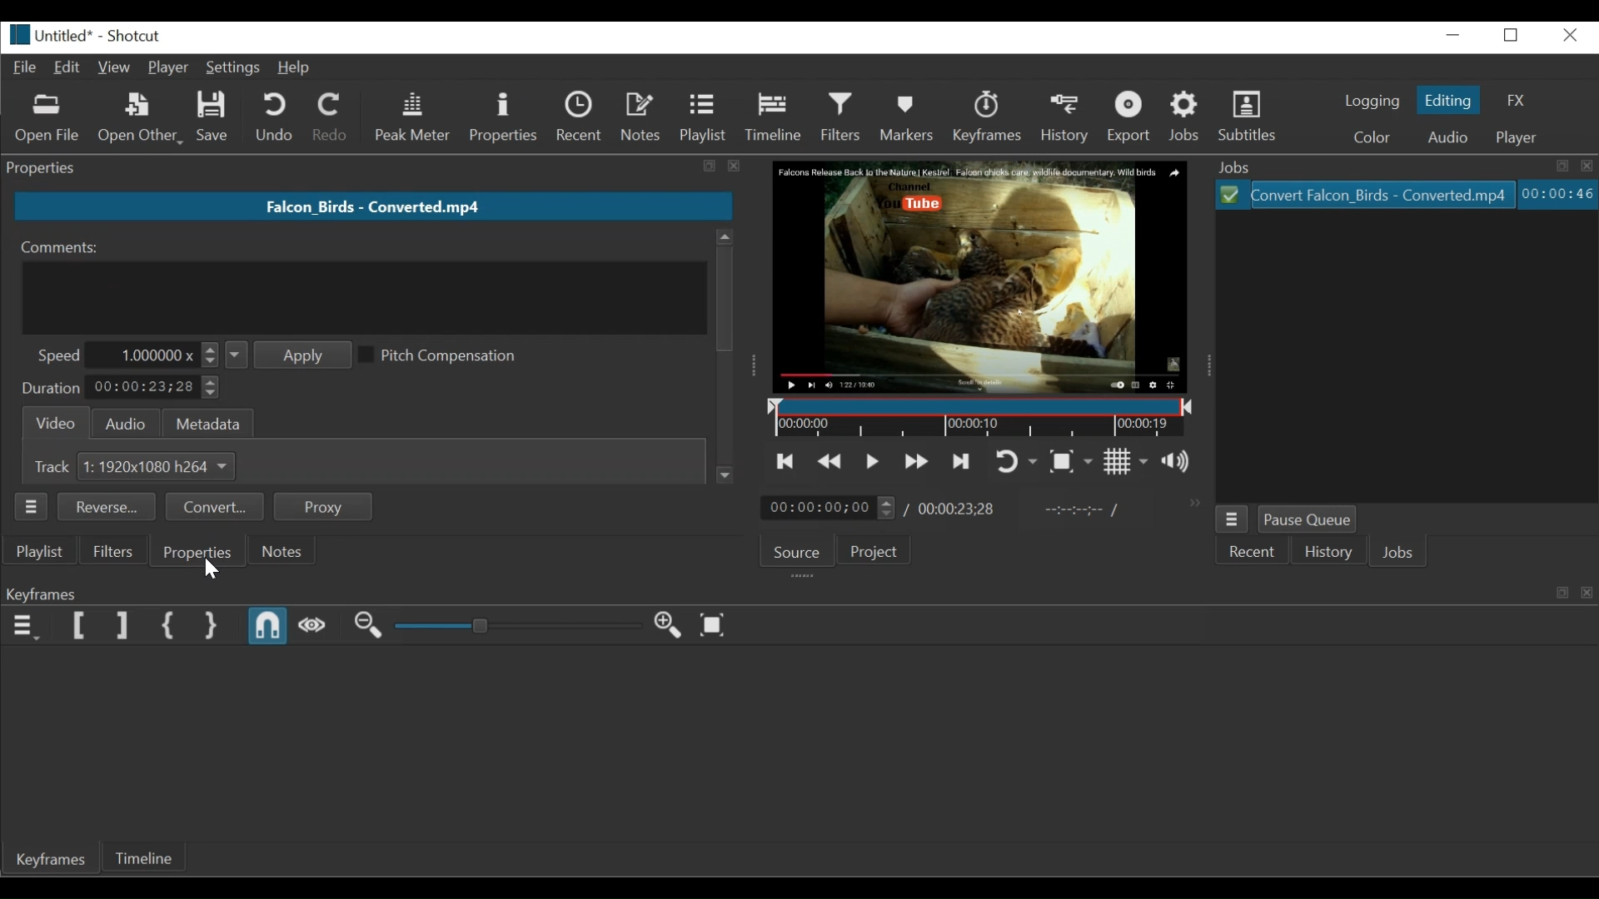 The image size is (1599, 899). Describe the element at coordinates (281, 551) in the screenshot. I see `Notes` at that location.